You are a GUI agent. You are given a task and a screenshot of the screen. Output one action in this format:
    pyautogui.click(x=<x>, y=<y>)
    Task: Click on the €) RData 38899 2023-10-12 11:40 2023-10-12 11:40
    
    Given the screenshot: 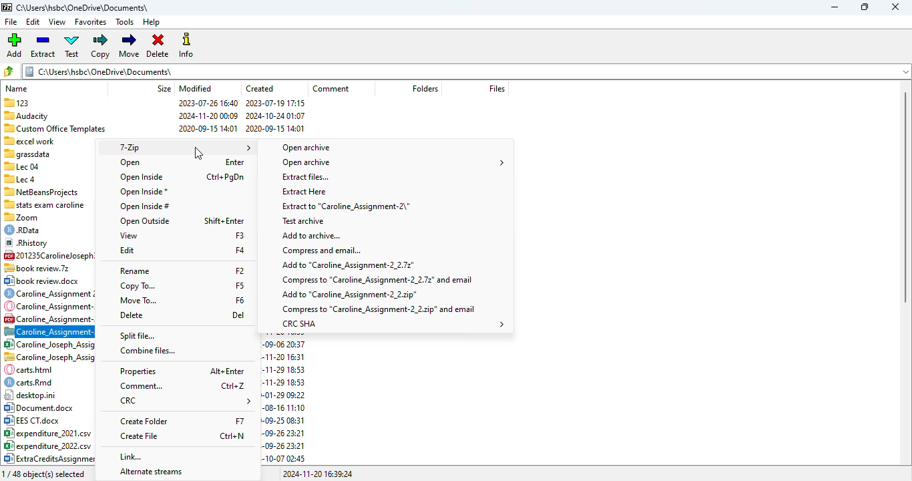 What is the action you would take?
    pyautogui.click(x=47, y=230)
    